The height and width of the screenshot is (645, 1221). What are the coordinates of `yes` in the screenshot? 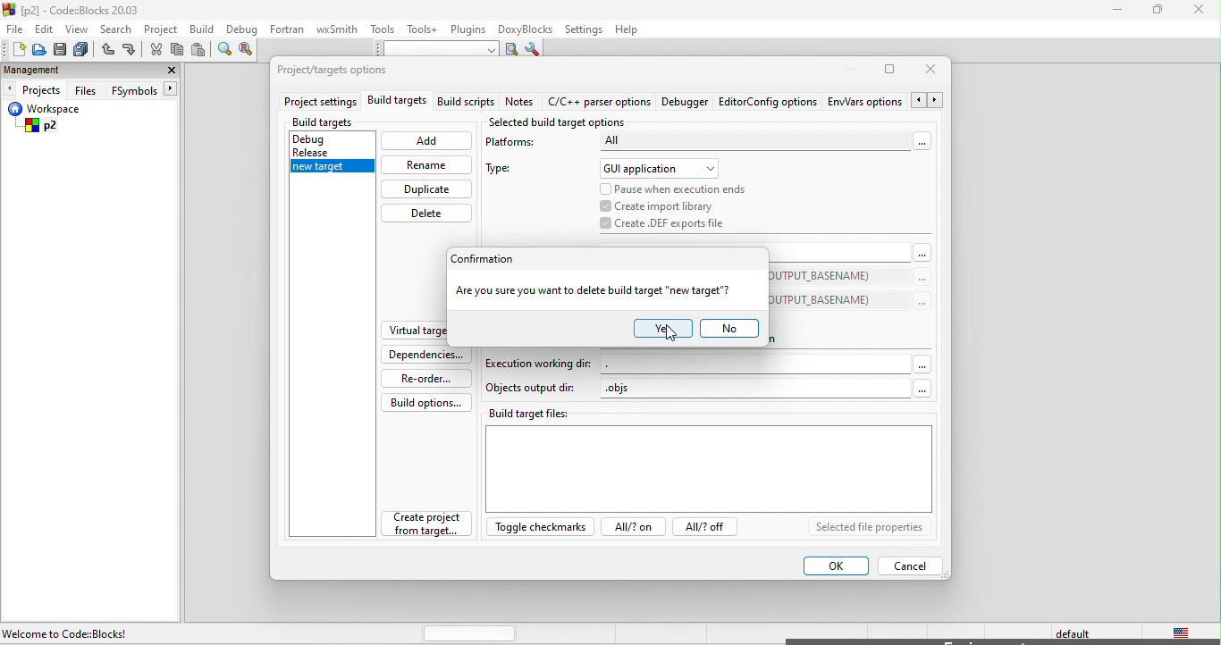 It's located at (658, 330).